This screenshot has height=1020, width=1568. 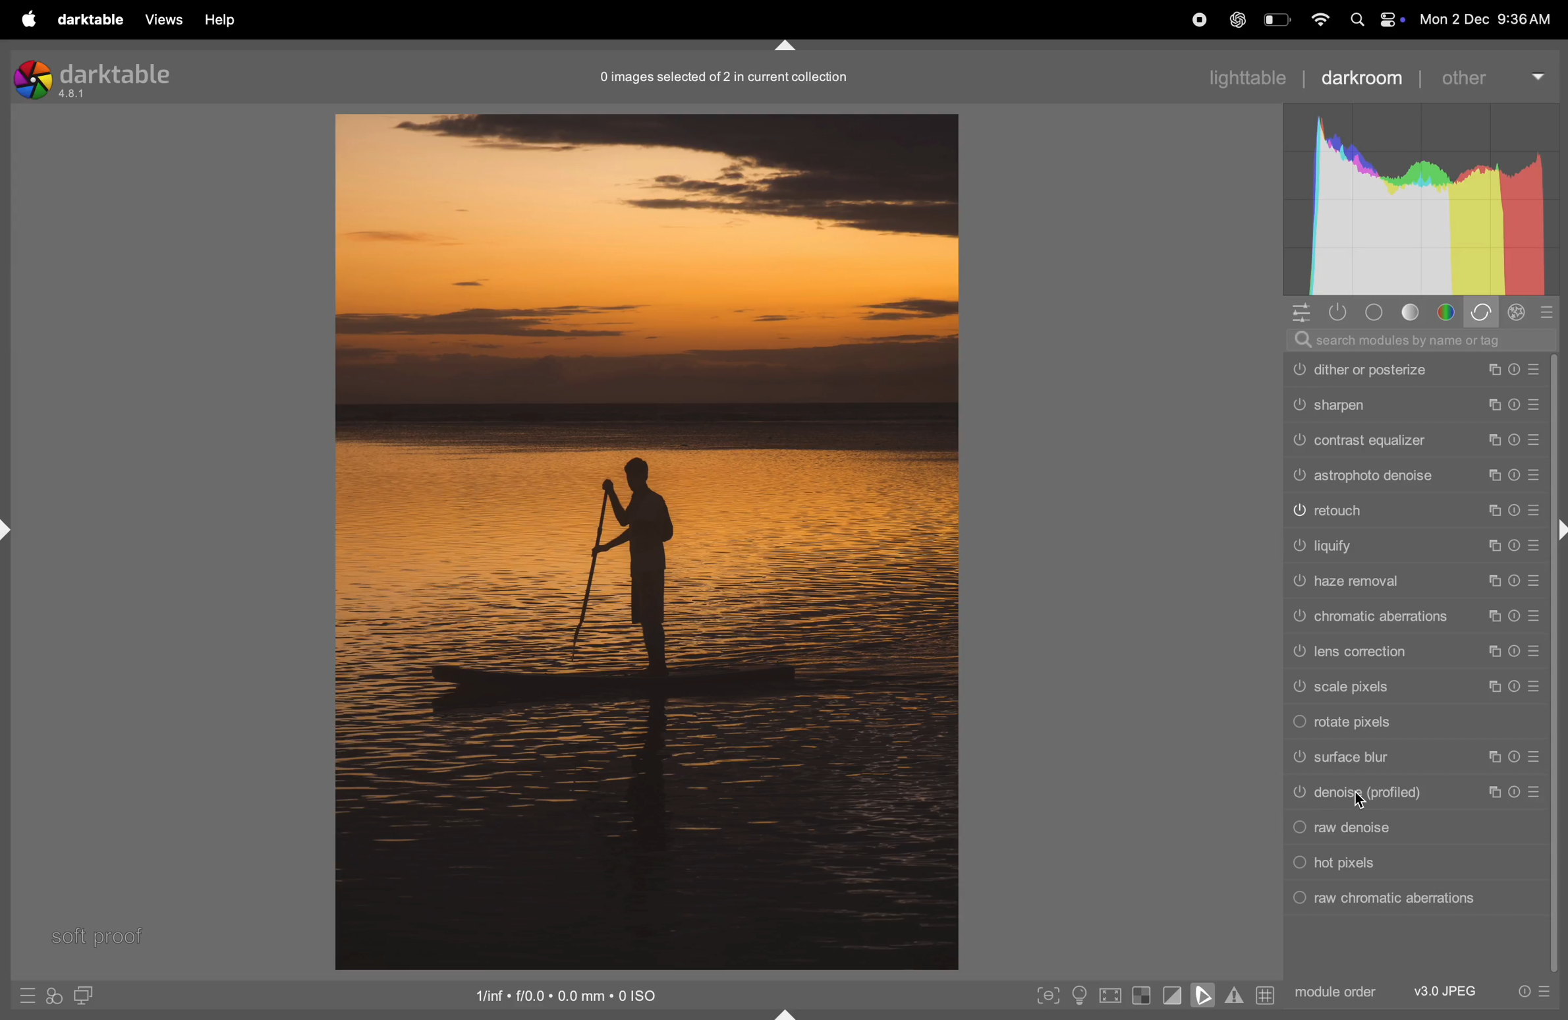 I want to click on toggle high quality processing, so click(x=1111, y=995).